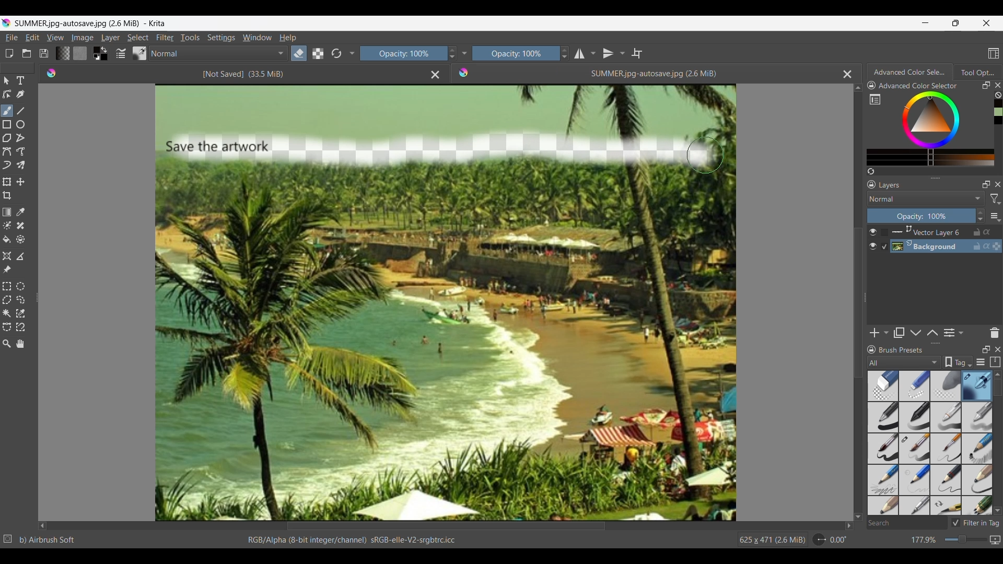  Describe the element at coordinates (938, 128) in the screenshot. I see `Color selection range` at that location.